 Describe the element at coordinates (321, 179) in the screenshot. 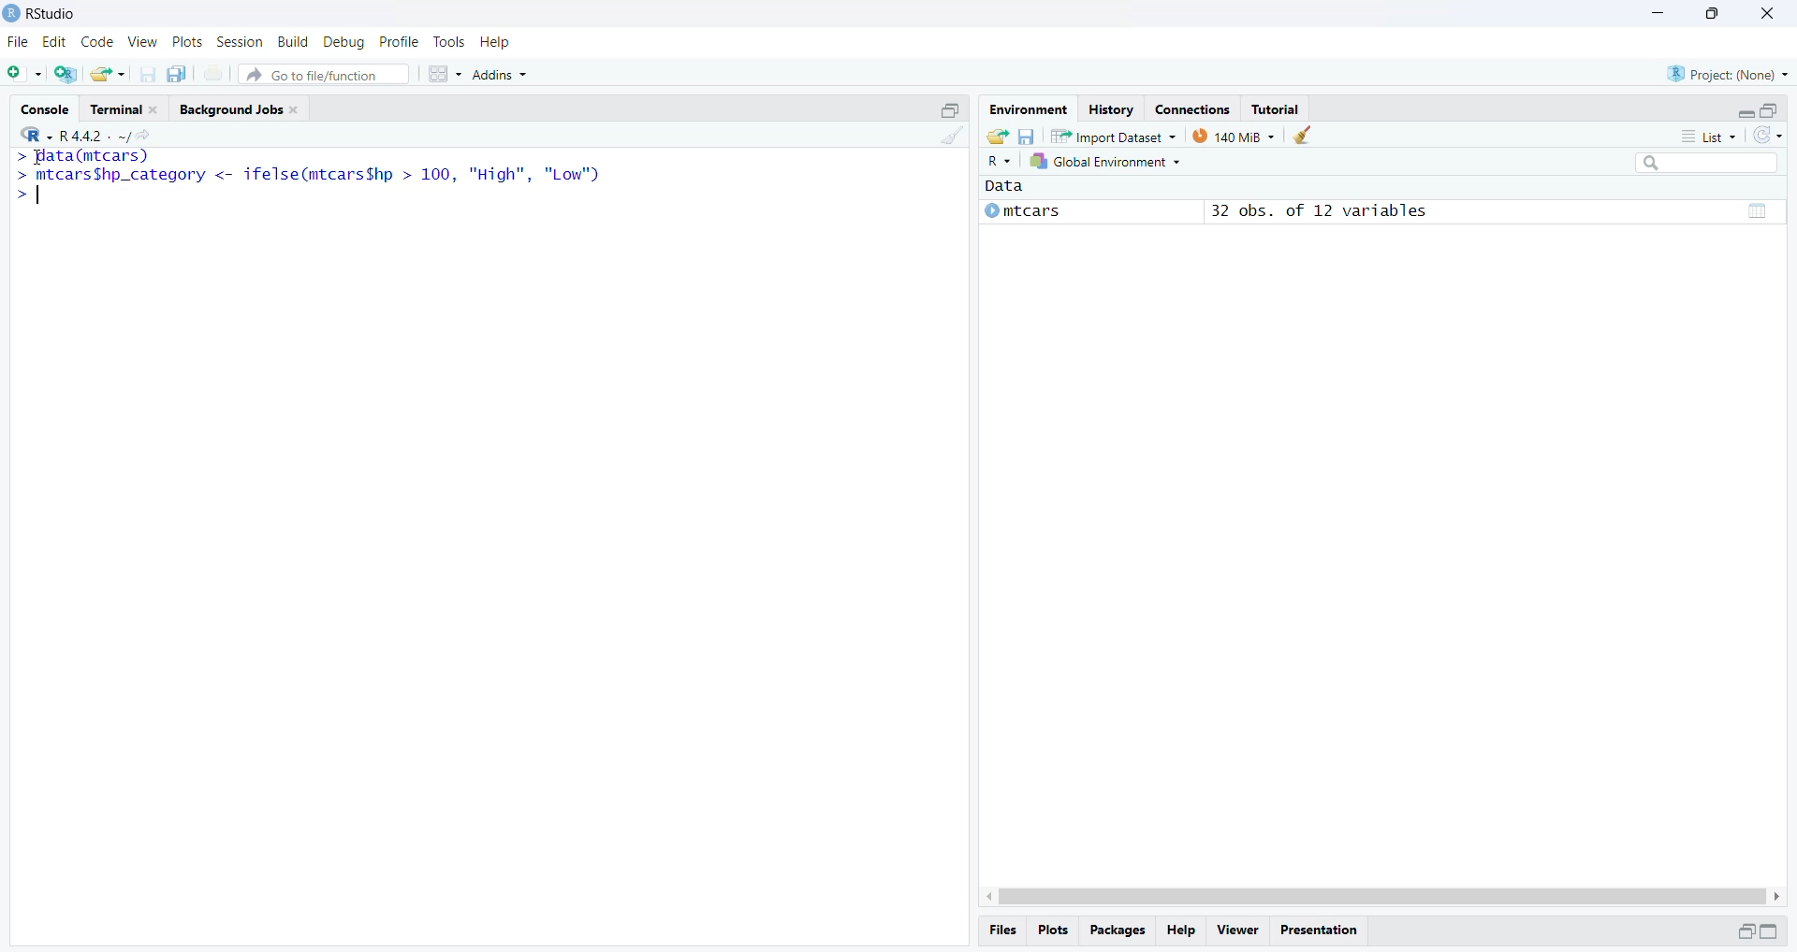

I see `» palaUslais Jy
> mtcarsShp_category <- ifelse(mtcars$hp > 100, "High", "Low"
>|` at that location.